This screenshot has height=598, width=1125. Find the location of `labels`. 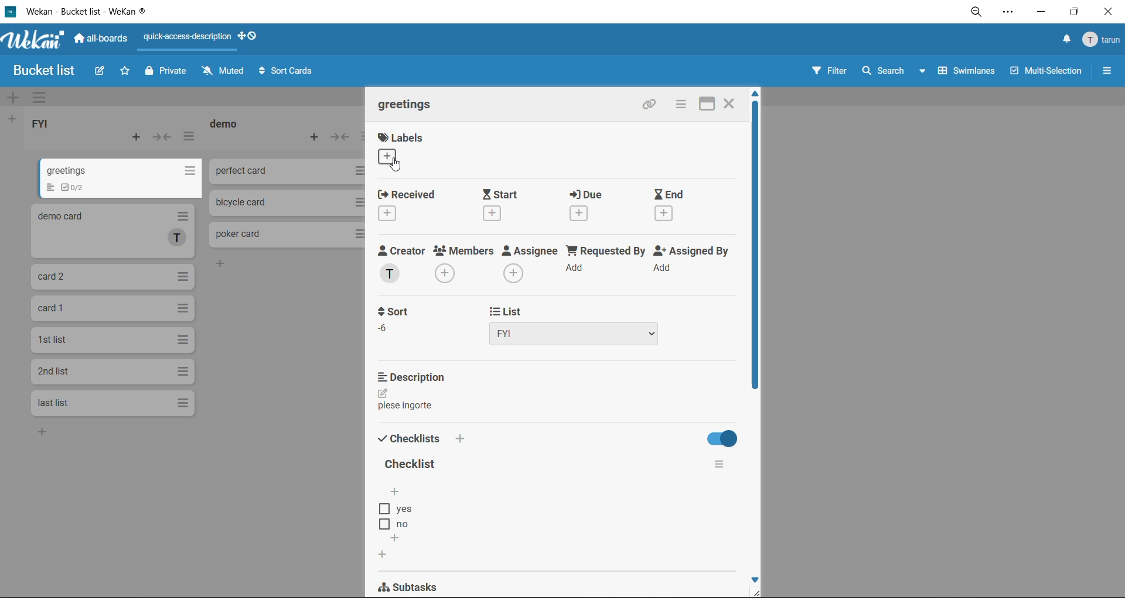

labels is located at coordinates (406, 149).